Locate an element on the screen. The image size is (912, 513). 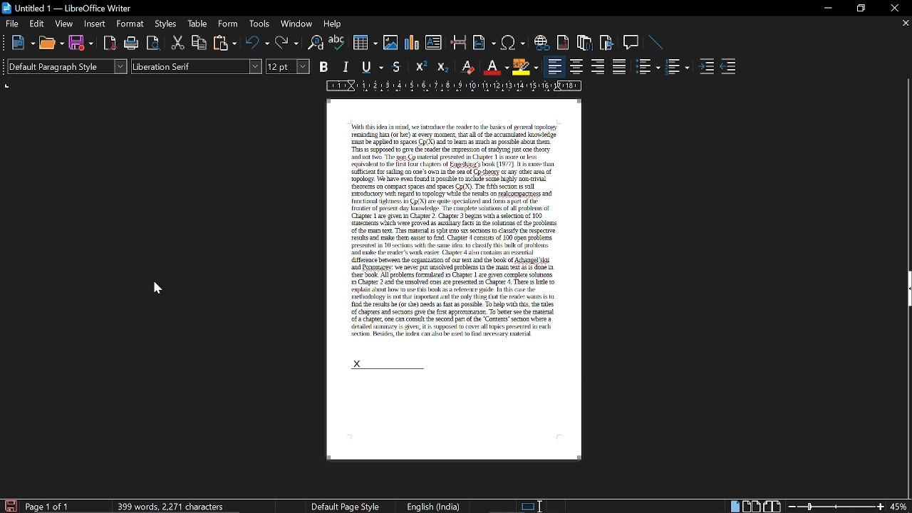
strikethrough is located at coordinates (397, 67).